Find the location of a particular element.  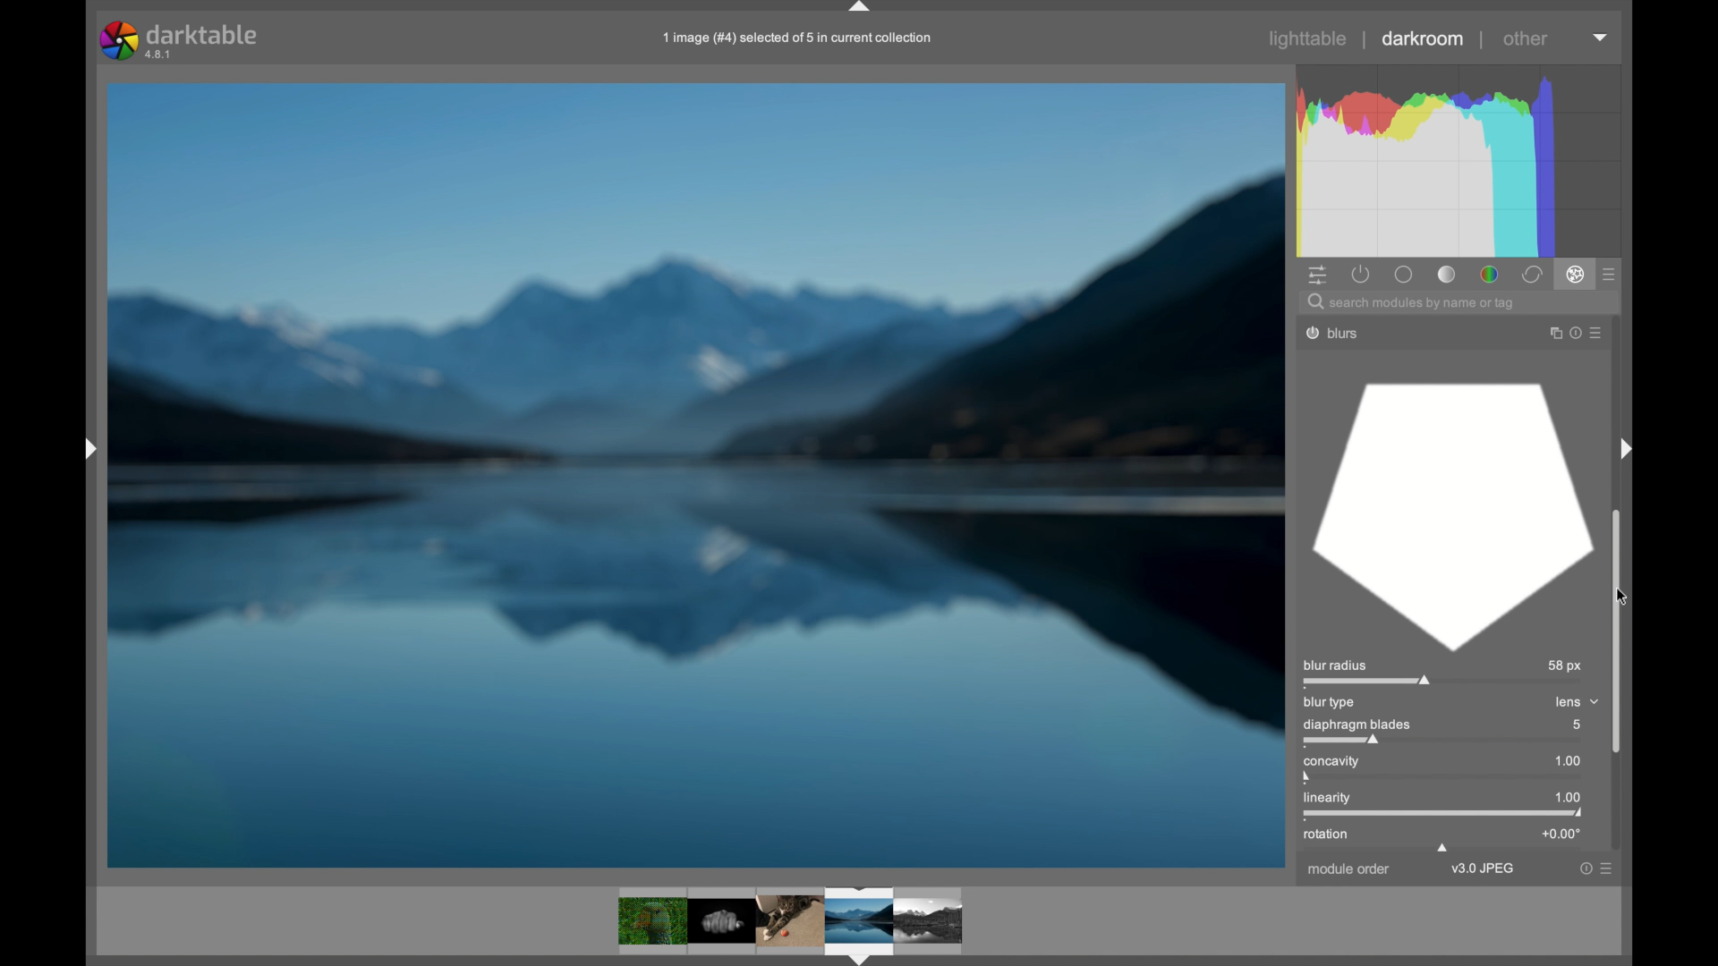

concavity is located at coordinates (1331, 761).